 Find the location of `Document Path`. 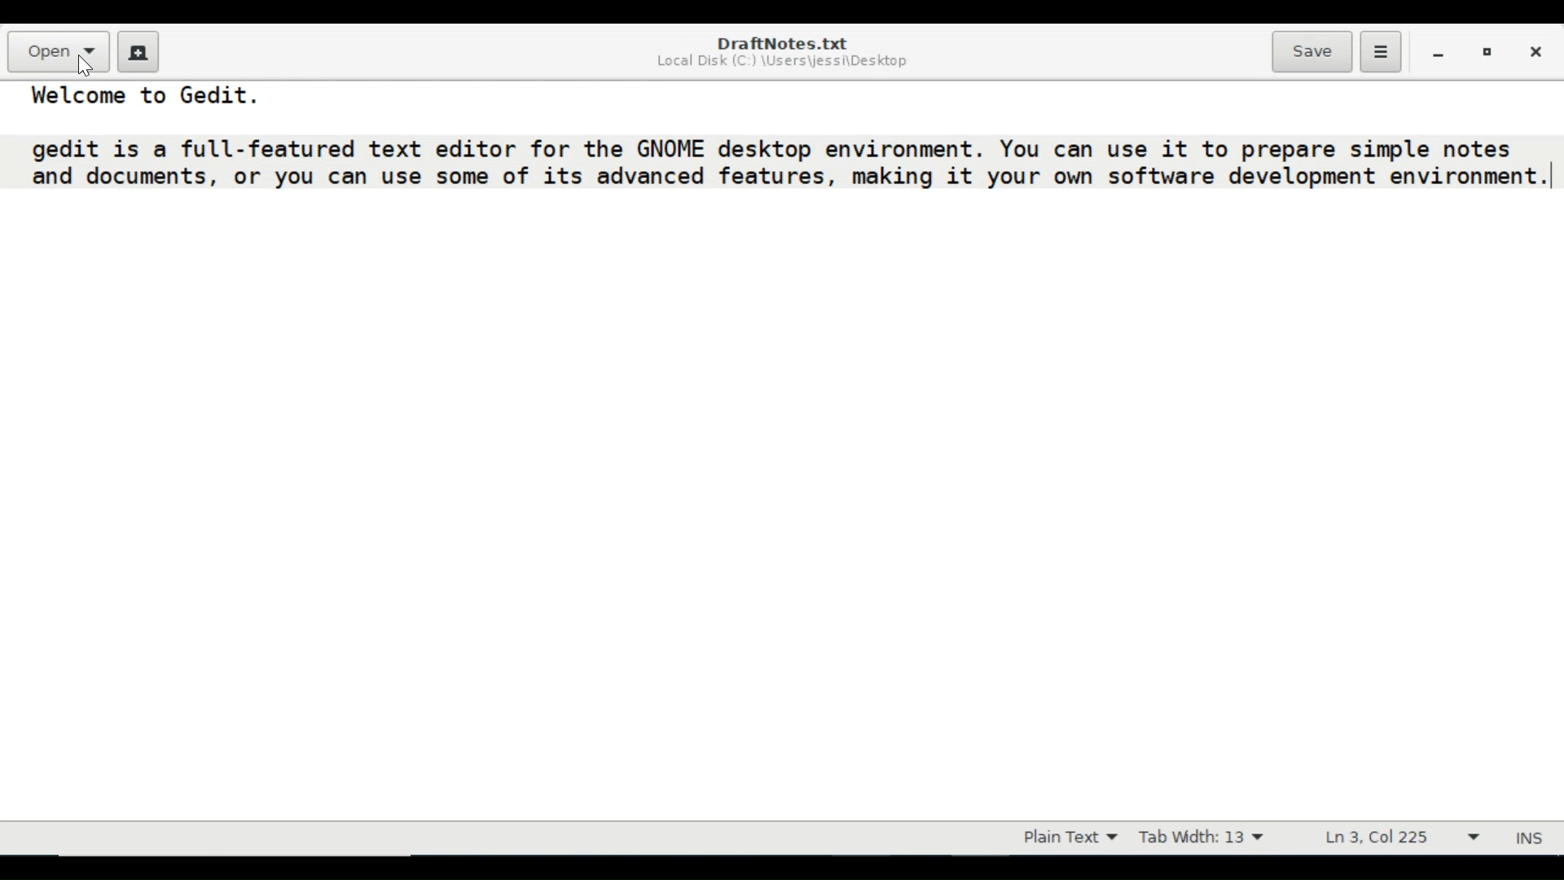

Document Path is located at coordinates (784, 64).